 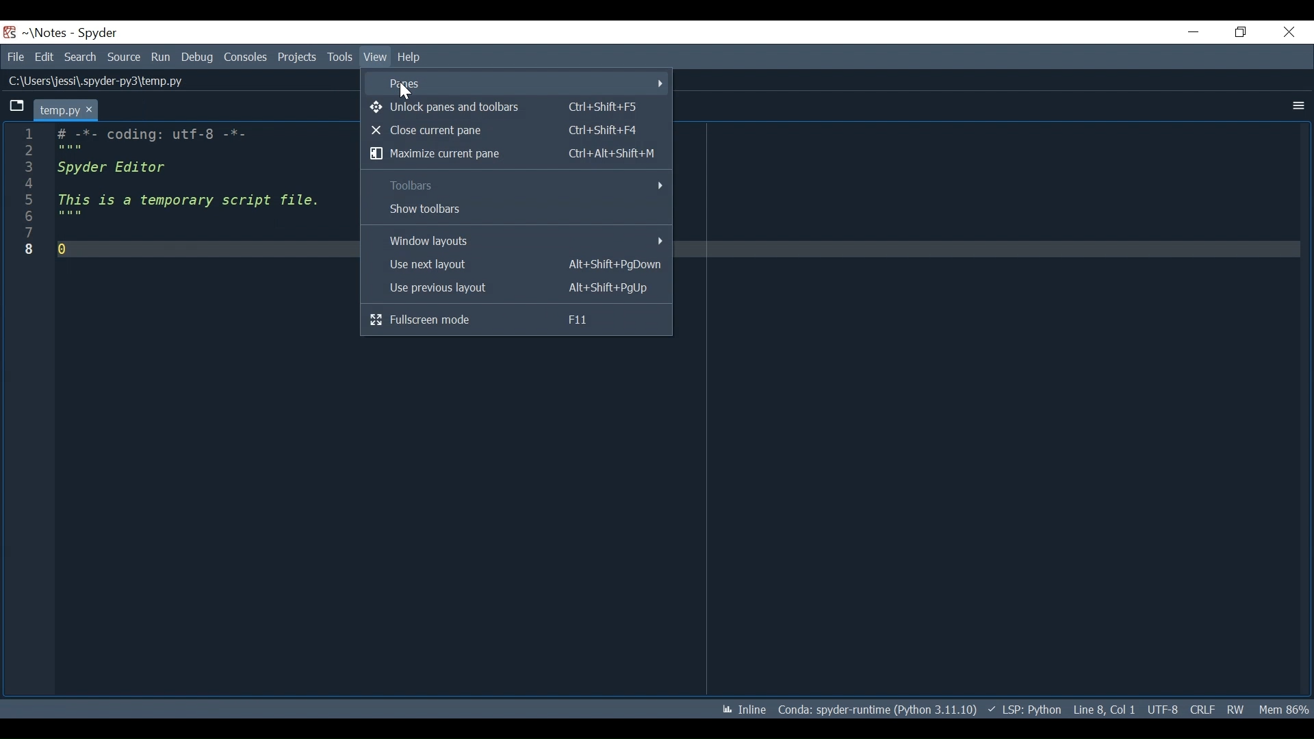 I want to click on Search, so click(x=80, y=57).